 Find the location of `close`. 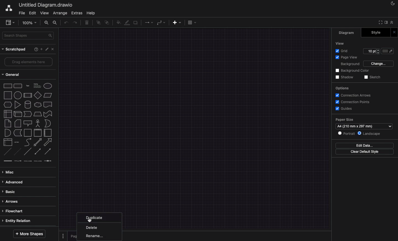

close is located at coordinates (394, 32).